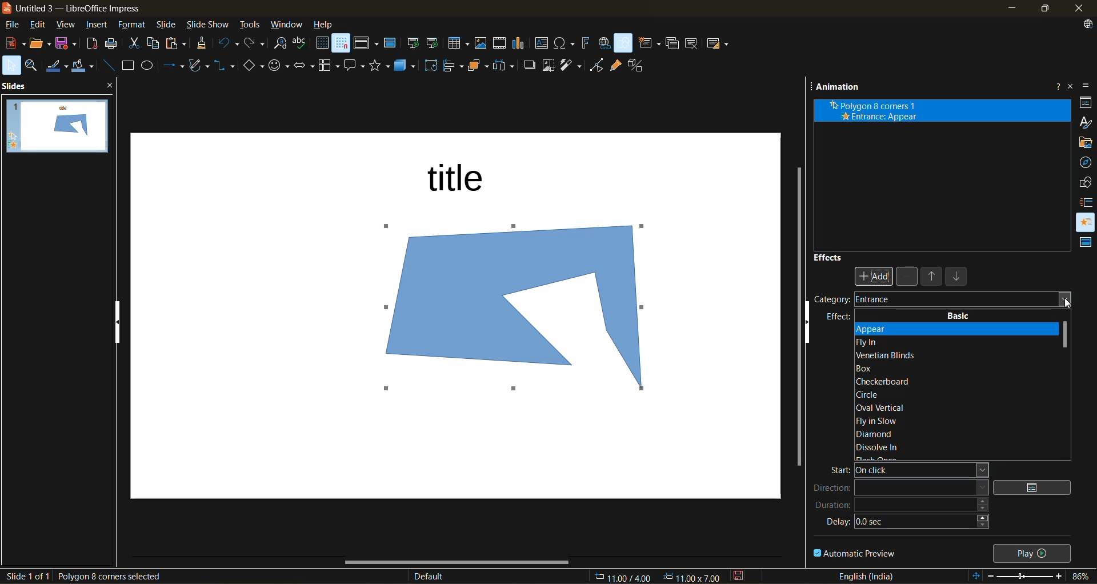  Describe the element at coordinates (934, 278) in the screenshot. I see `move up` at that location.